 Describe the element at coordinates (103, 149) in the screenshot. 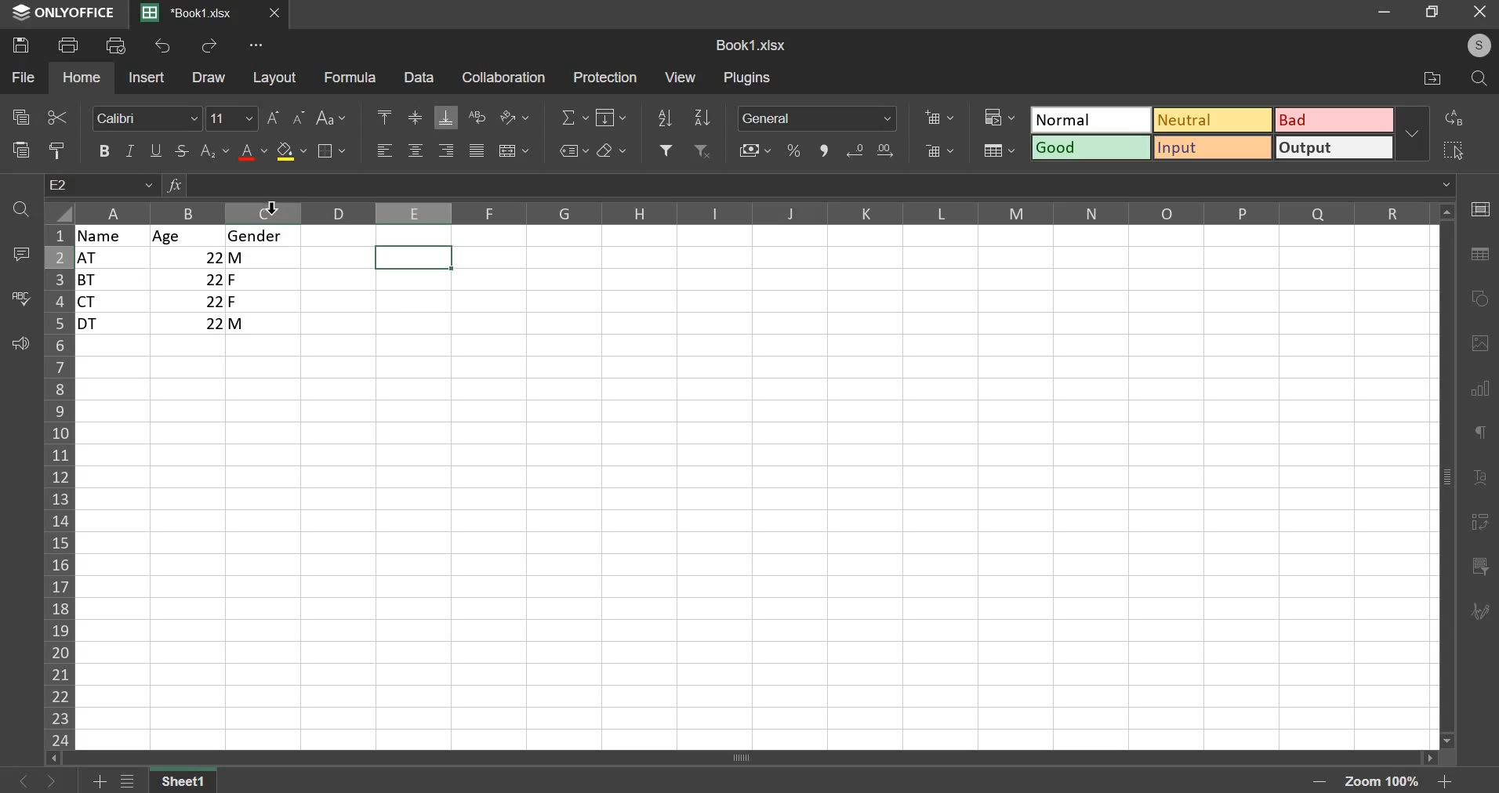

I see `bold` at that location.